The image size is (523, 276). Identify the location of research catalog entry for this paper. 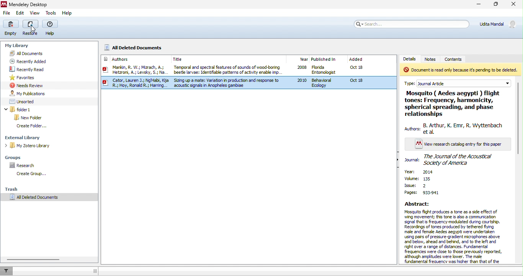
(455, 144).